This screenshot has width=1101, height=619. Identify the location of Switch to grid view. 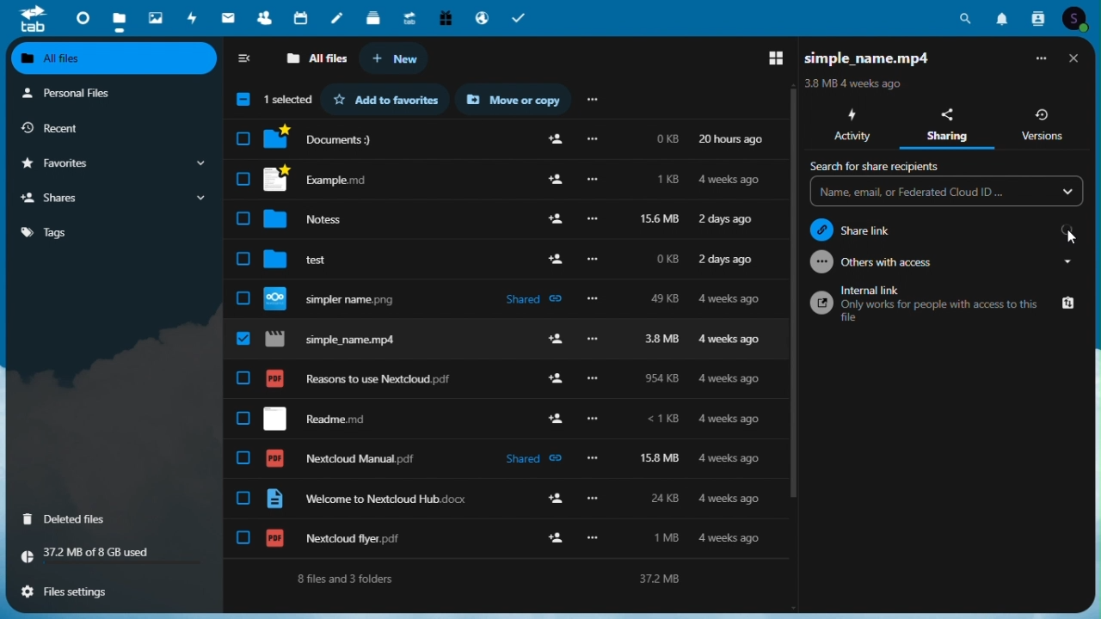
(769, 58).